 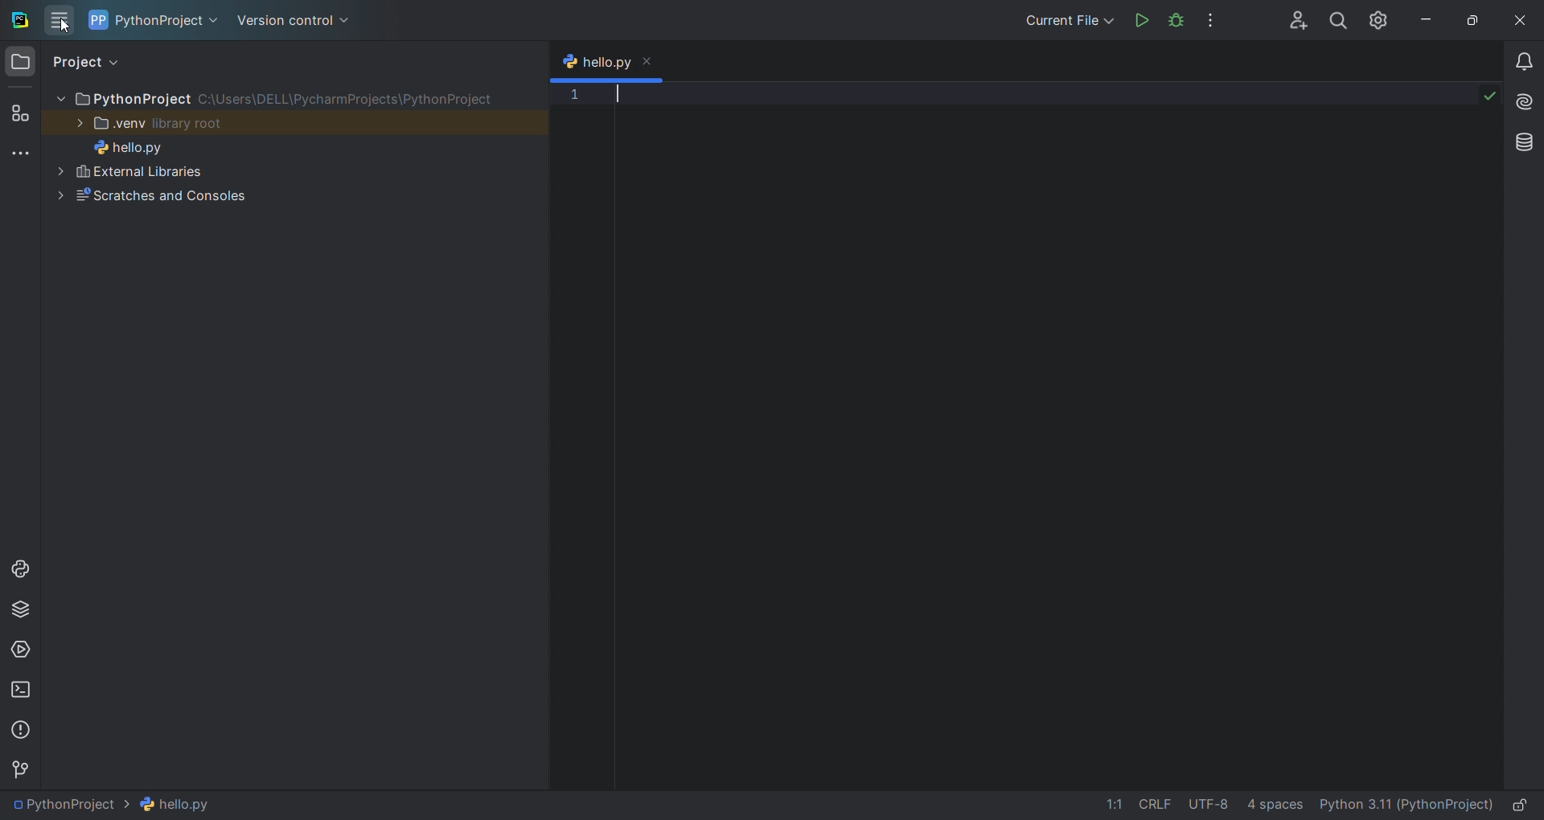 I want to click on hello.py, so click(x=142, y=146).